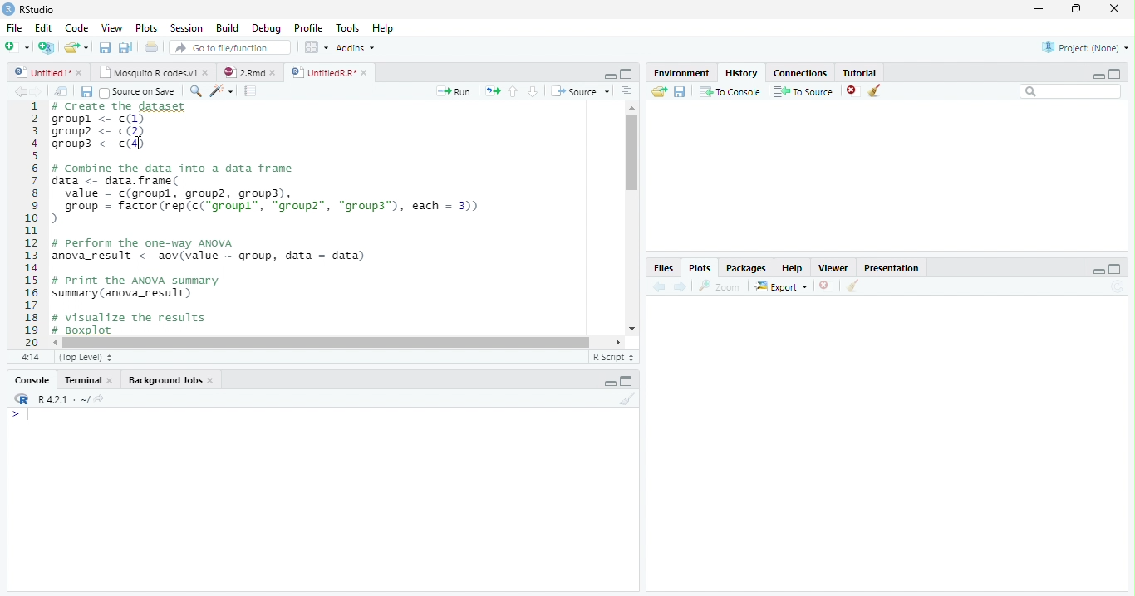 This screenshot has width=1135, height=596. Describe the element at coordinates (662, 268) in the screenshot. I see `Files` at that location.